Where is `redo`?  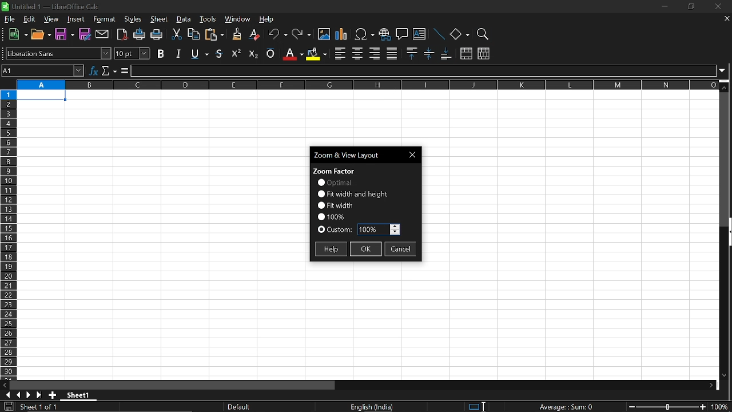
redo is located at coordinates (302, 35).